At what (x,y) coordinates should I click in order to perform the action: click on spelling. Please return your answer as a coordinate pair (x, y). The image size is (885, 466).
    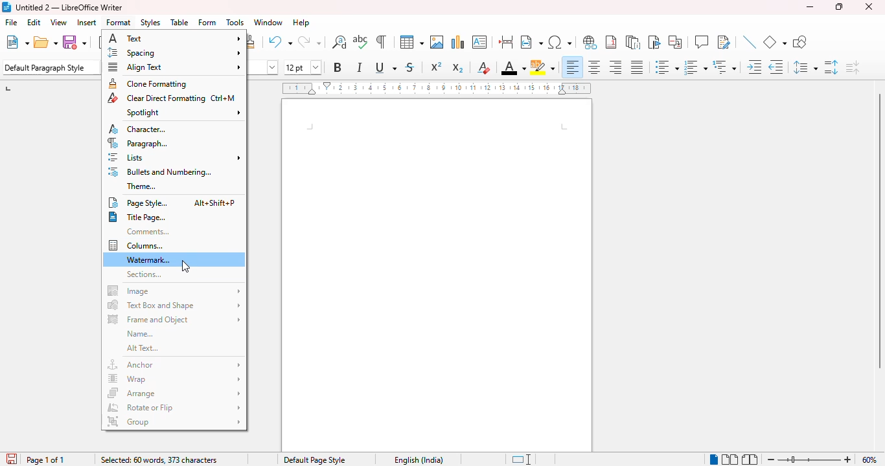
    Looking at the image, I should click on (361, 42).